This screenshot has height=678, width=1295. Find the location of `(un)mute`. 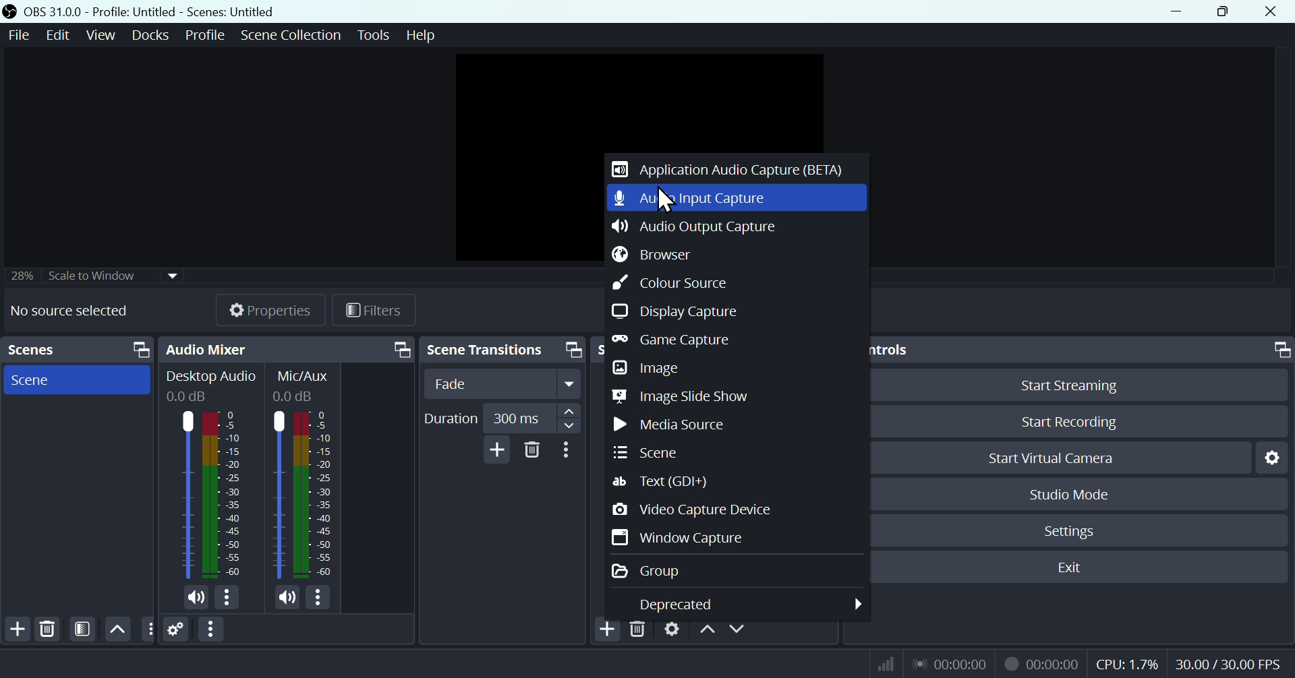

(un)mute is located at coordinates (287, 598).